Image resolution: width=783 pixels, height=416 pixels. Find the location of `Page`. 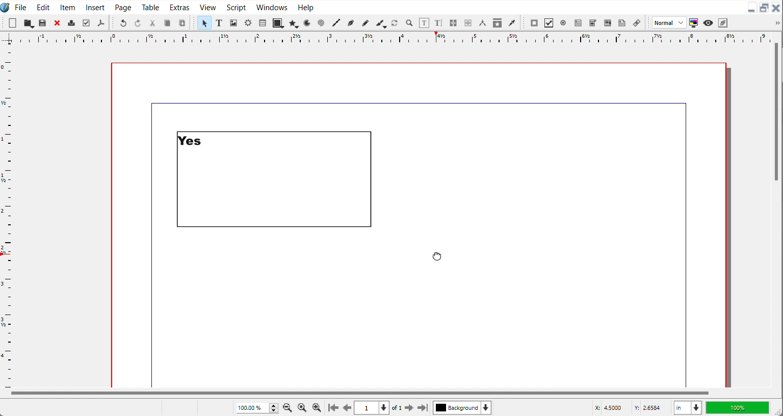

Page is located at coordinates (123, 7).